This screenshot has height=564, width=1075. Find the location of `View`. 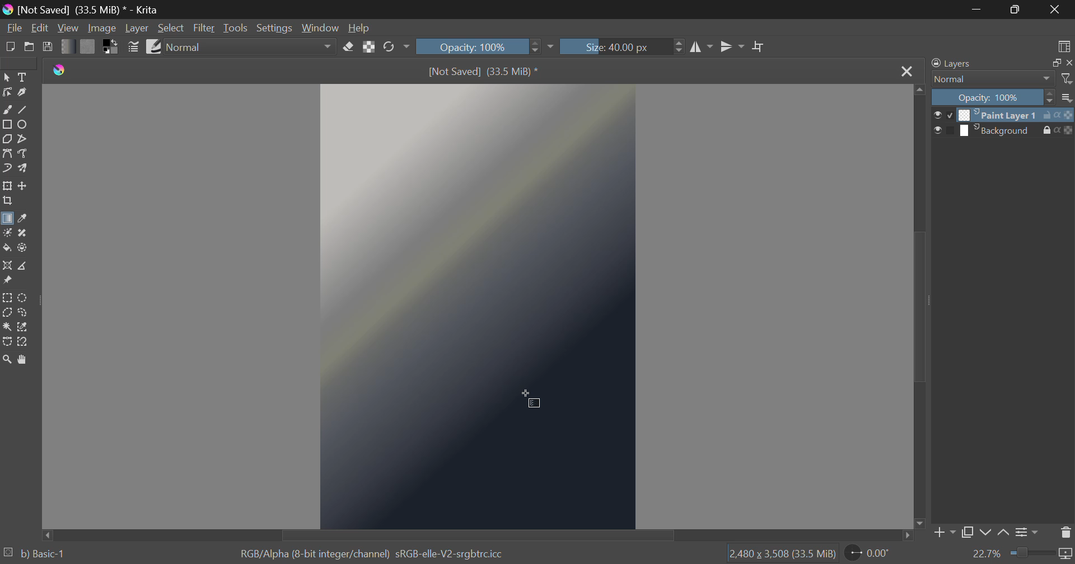

View is located at coordinates (68, 28).